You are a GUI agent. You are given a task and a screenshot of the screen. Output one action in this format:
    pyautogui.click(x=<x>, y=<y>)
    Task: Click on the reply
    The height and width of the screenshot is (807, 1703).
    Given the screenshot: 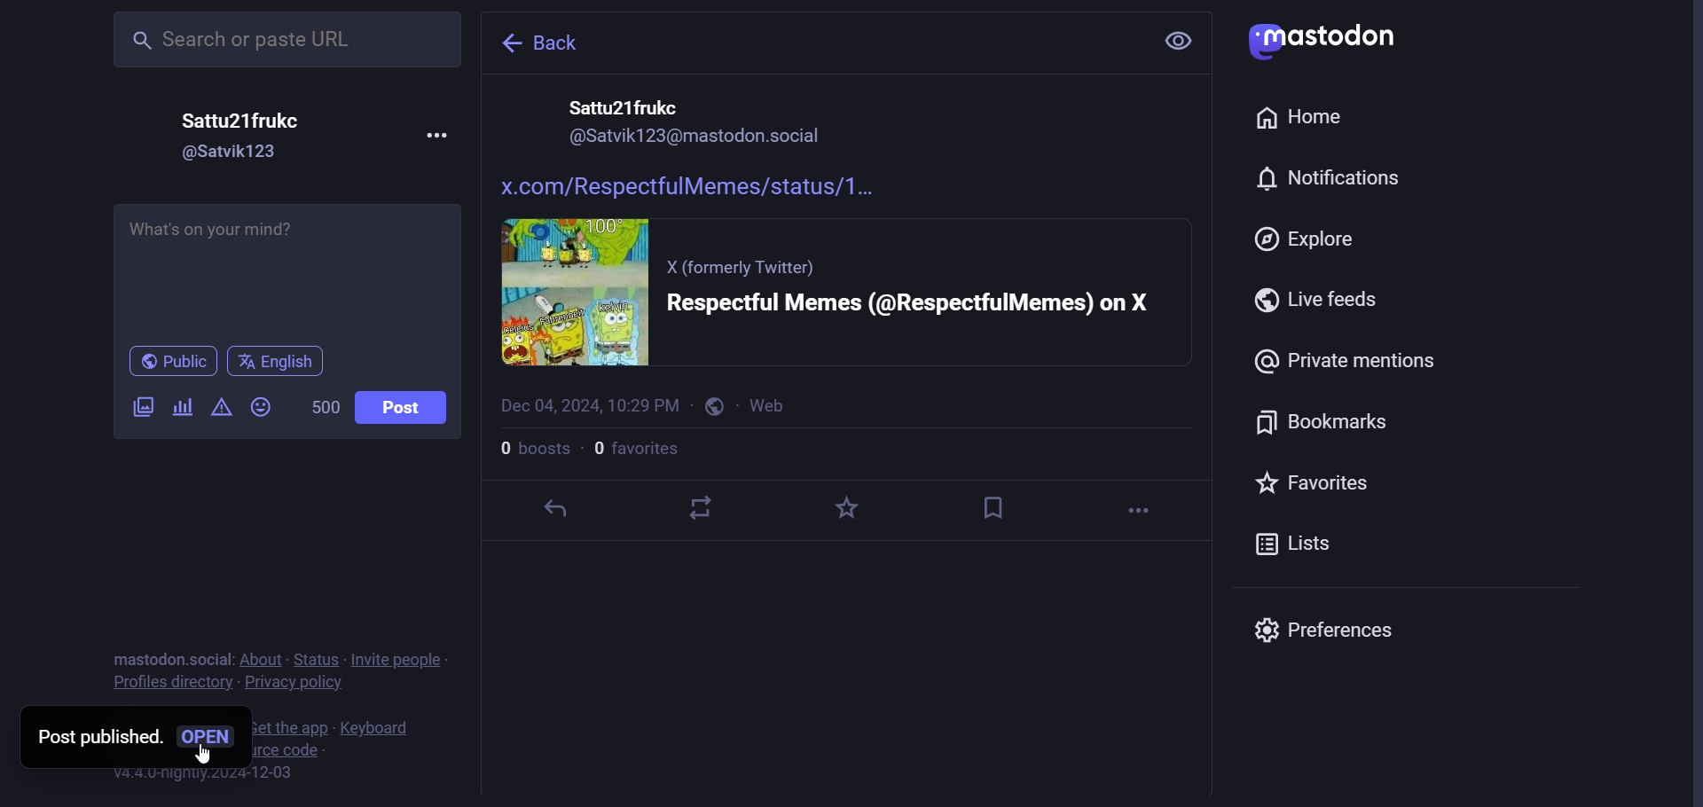 What is the action you would take?
    pyautogui.click(x=552, y=512)
    